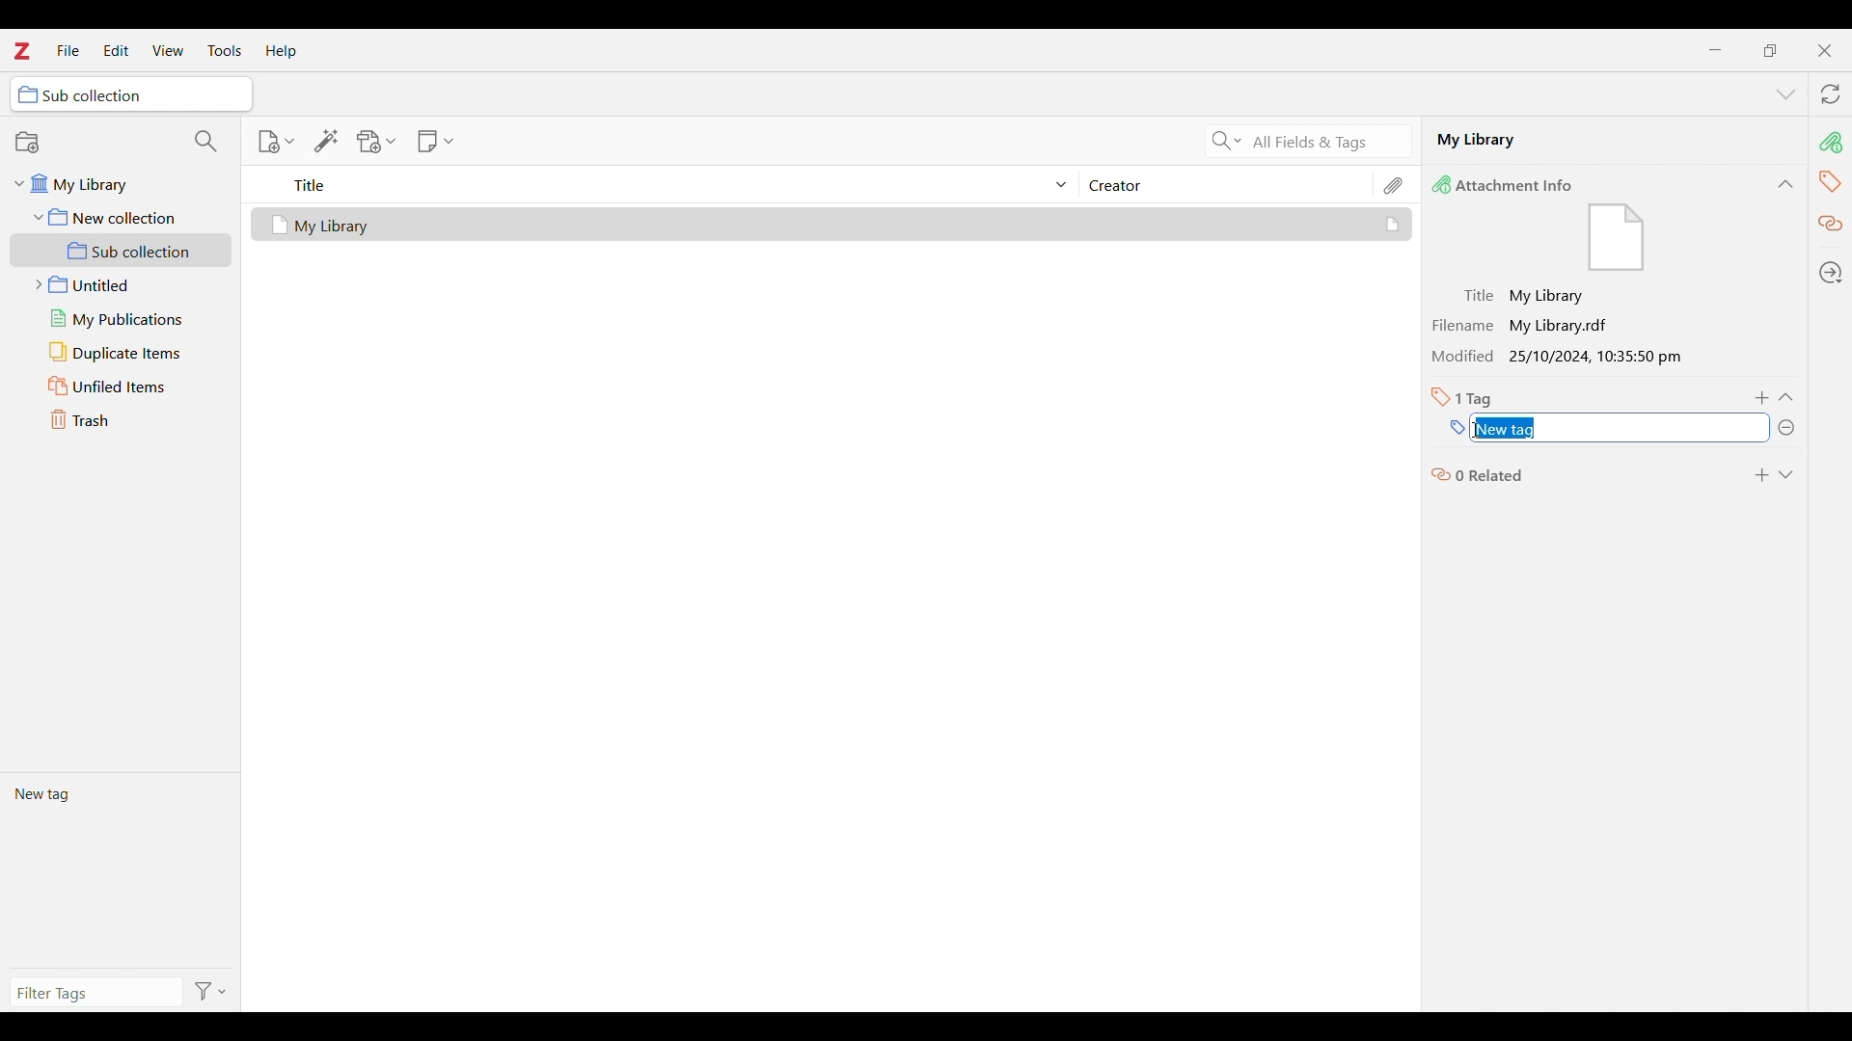  What do you see at coordinates (671, 184) in the screenshot?
I see `Sort title column` at bounding box center [671, 184].